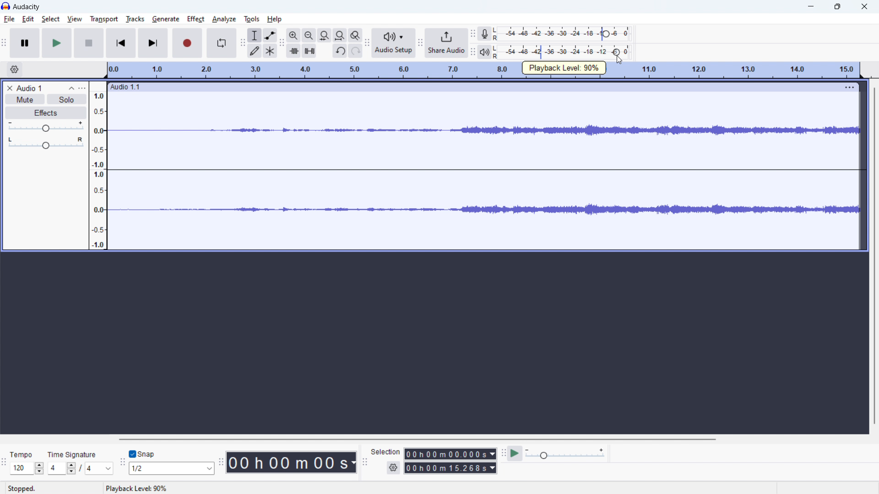 The image size is (879, 494). What do you see at coordinates (27, 7) in the screenshot?
I see `audacity` at bounding box center [27, 7].